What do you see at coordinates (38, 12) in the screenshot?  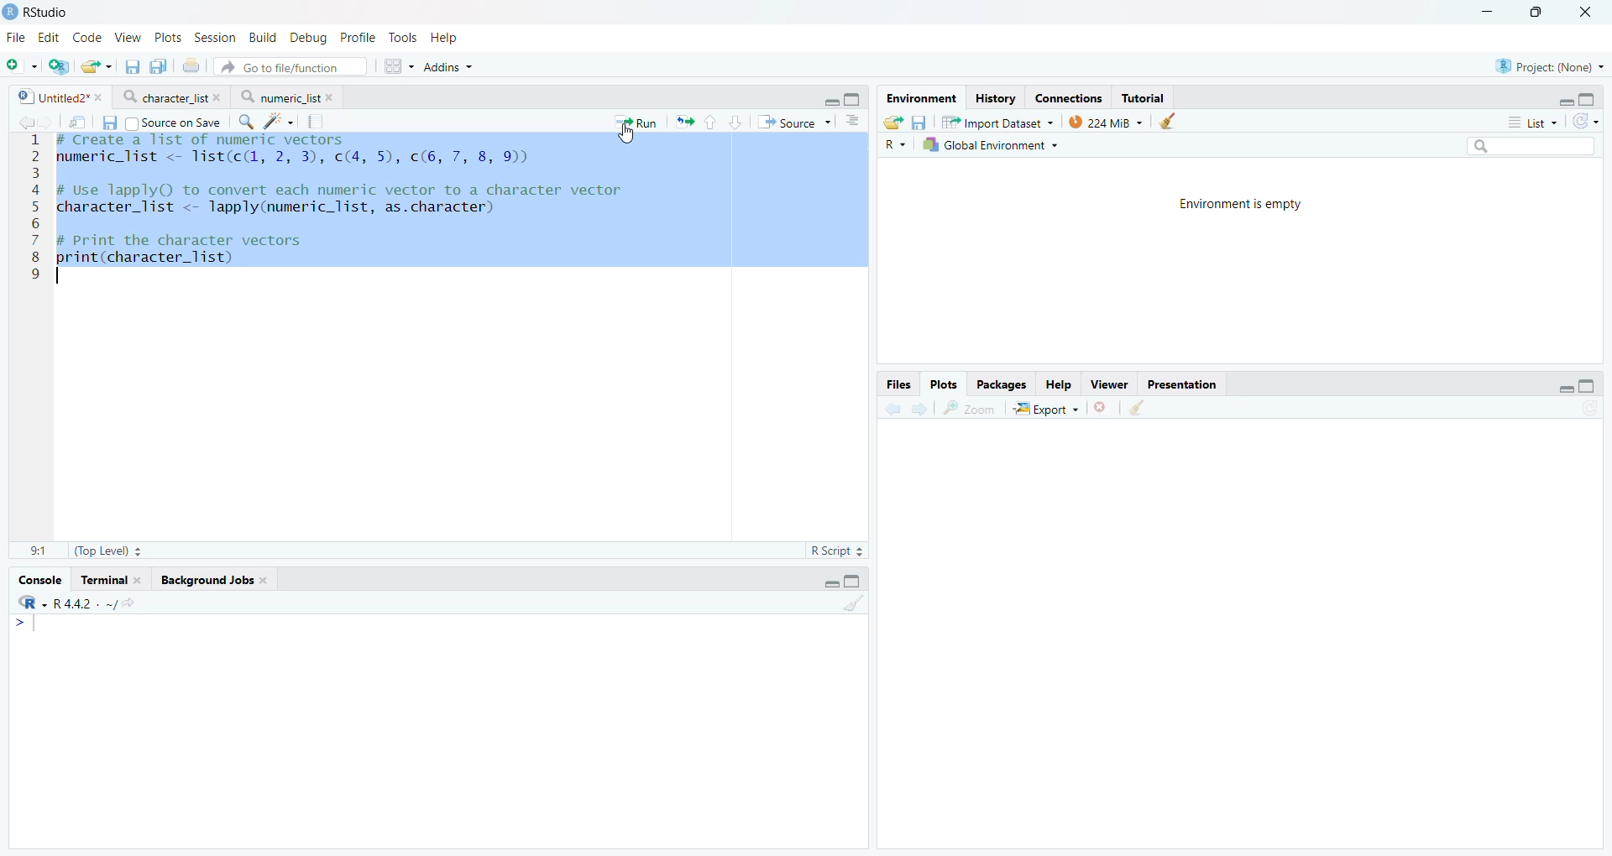 I see `RStudio` at bounding box center [38, 12].